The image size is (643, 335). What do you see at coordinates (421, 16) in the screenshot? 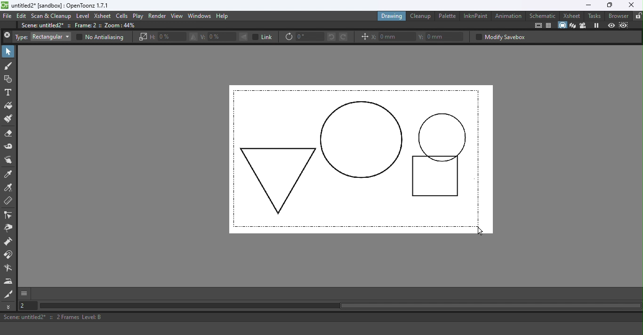
I see `Cleanup` at bounding box center [421, 16].